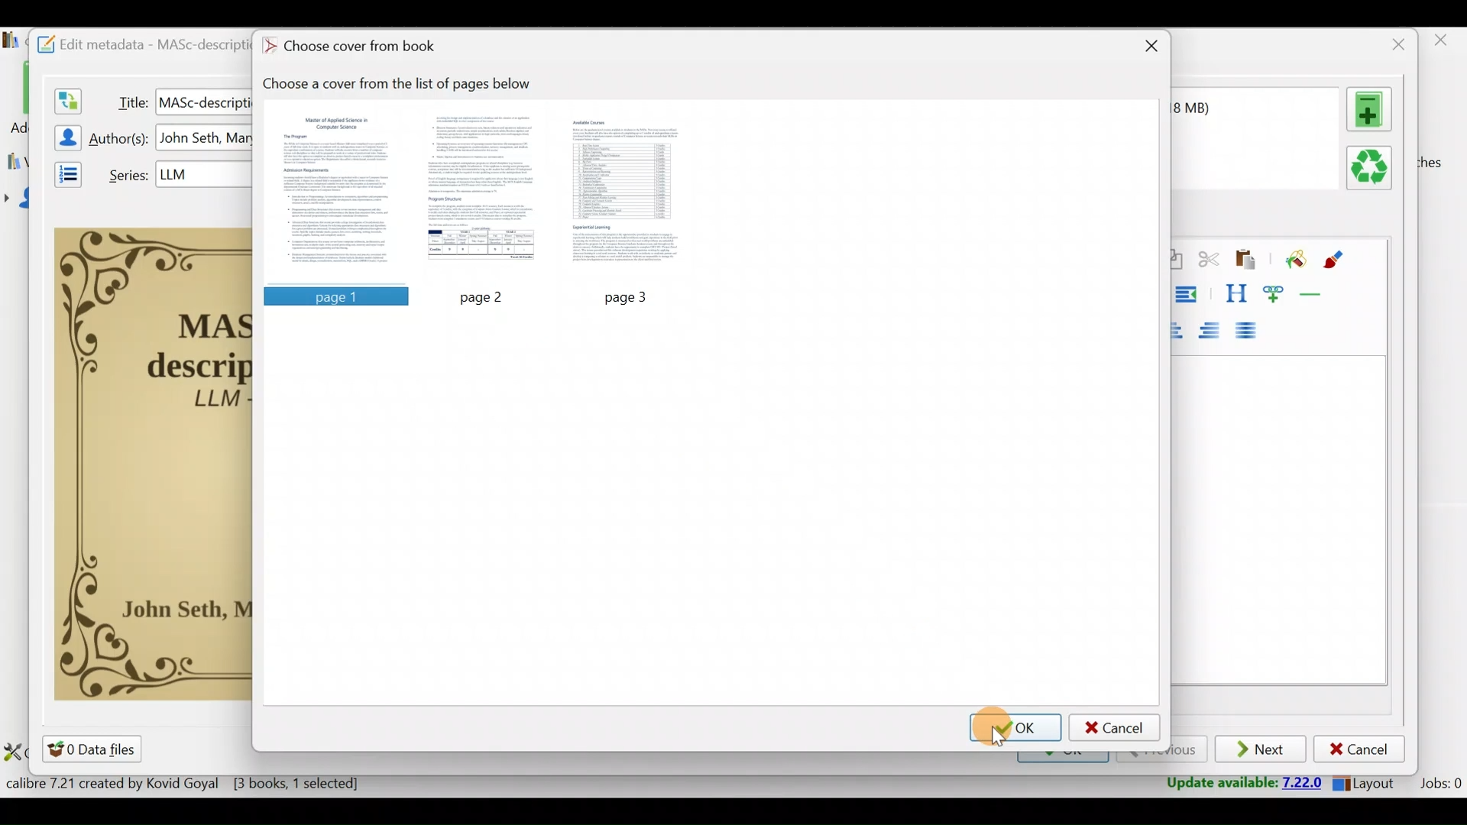 Image resolution: width=1467 pixels, height=825 pixels. I want to click on Foreground colour, so click(1336, 260).